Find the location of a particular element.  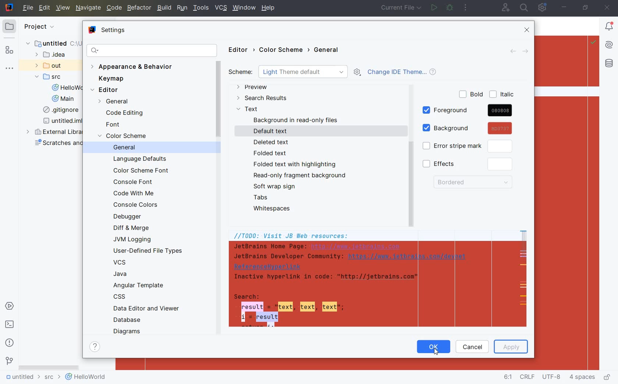

FORWARD is located at coordinates (528, 51).